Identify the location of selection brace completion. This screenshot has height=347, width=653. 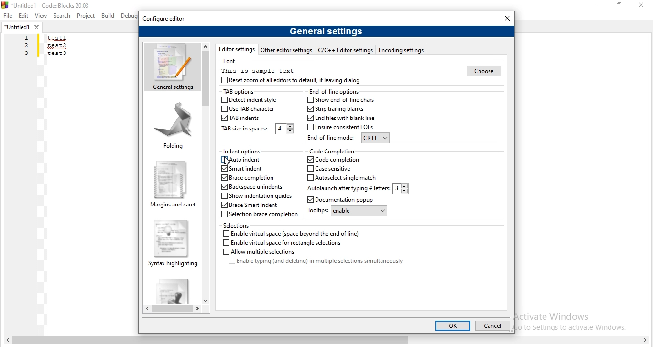
(260, 215).